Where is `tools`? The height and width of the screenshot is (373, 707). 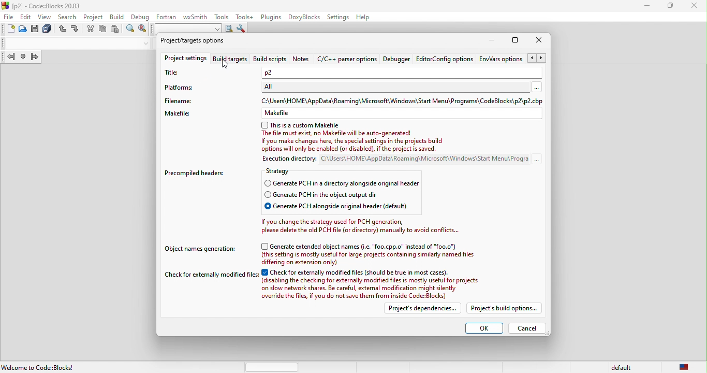
tools is located at coordinates (220, 16).